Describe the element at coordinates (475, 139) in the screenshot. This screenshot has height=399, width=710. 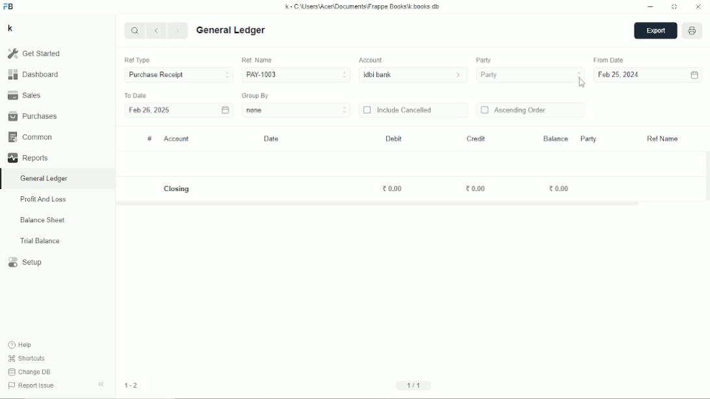
I see `Credit` at that location.